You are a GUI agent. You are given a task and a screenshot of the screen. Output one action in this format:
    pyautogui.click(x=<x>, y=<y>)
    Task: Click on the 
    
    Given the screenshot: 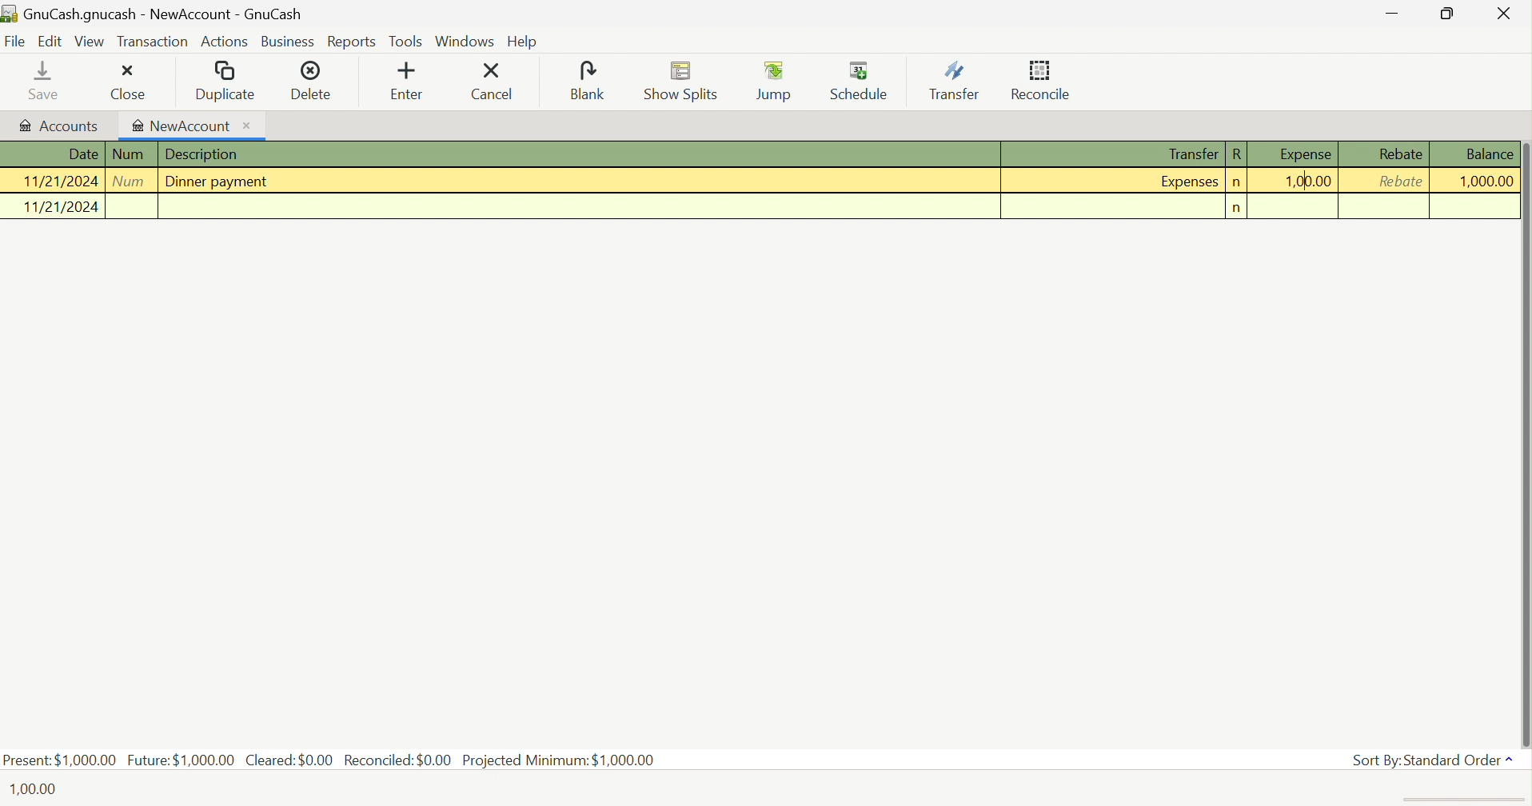 What is the action you would take?
    pyautogui.click(x=1239, y=206)
    